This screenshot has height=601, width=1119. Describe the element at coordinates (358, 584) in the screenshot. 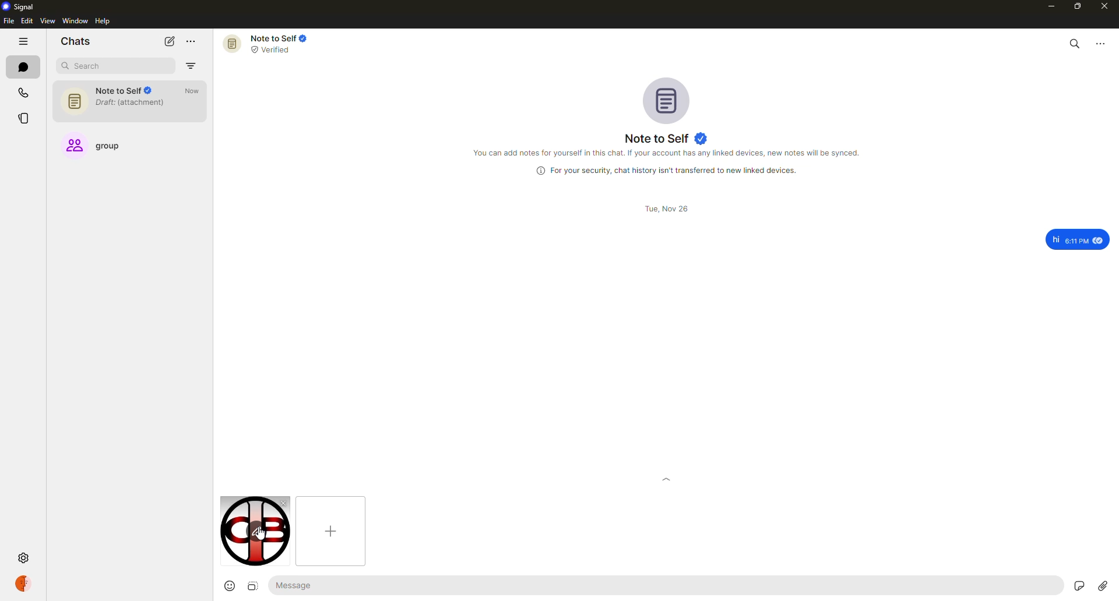

I see `message` at that location.